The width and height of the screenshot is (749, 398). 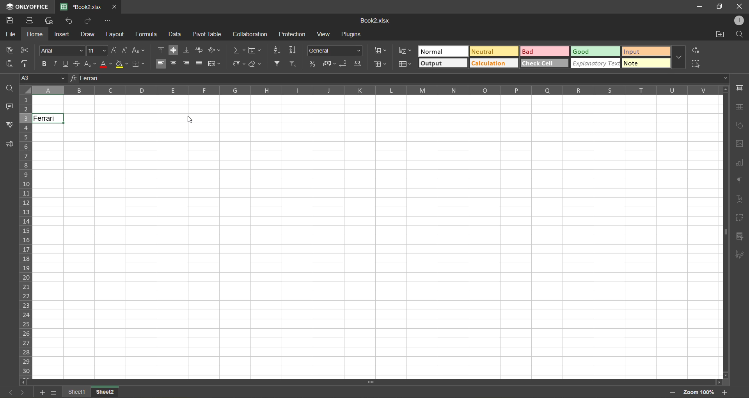 What do you see at coordinates (176, 35) in the screenshot?
I see `data` at bounding box center [176, 35].